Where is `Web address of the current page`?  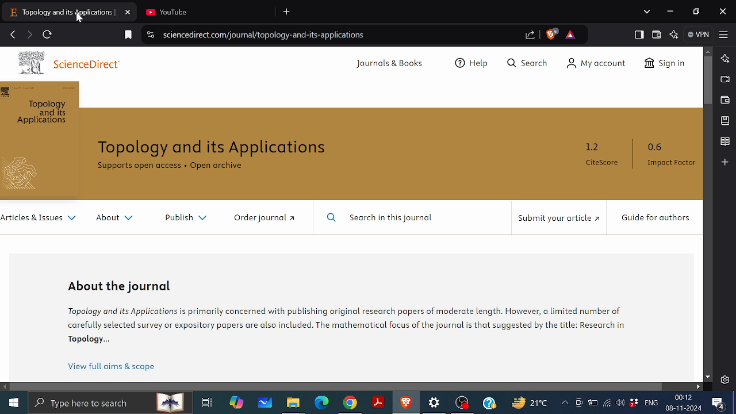
Web address of the current page is located at coordinates (267, 35).